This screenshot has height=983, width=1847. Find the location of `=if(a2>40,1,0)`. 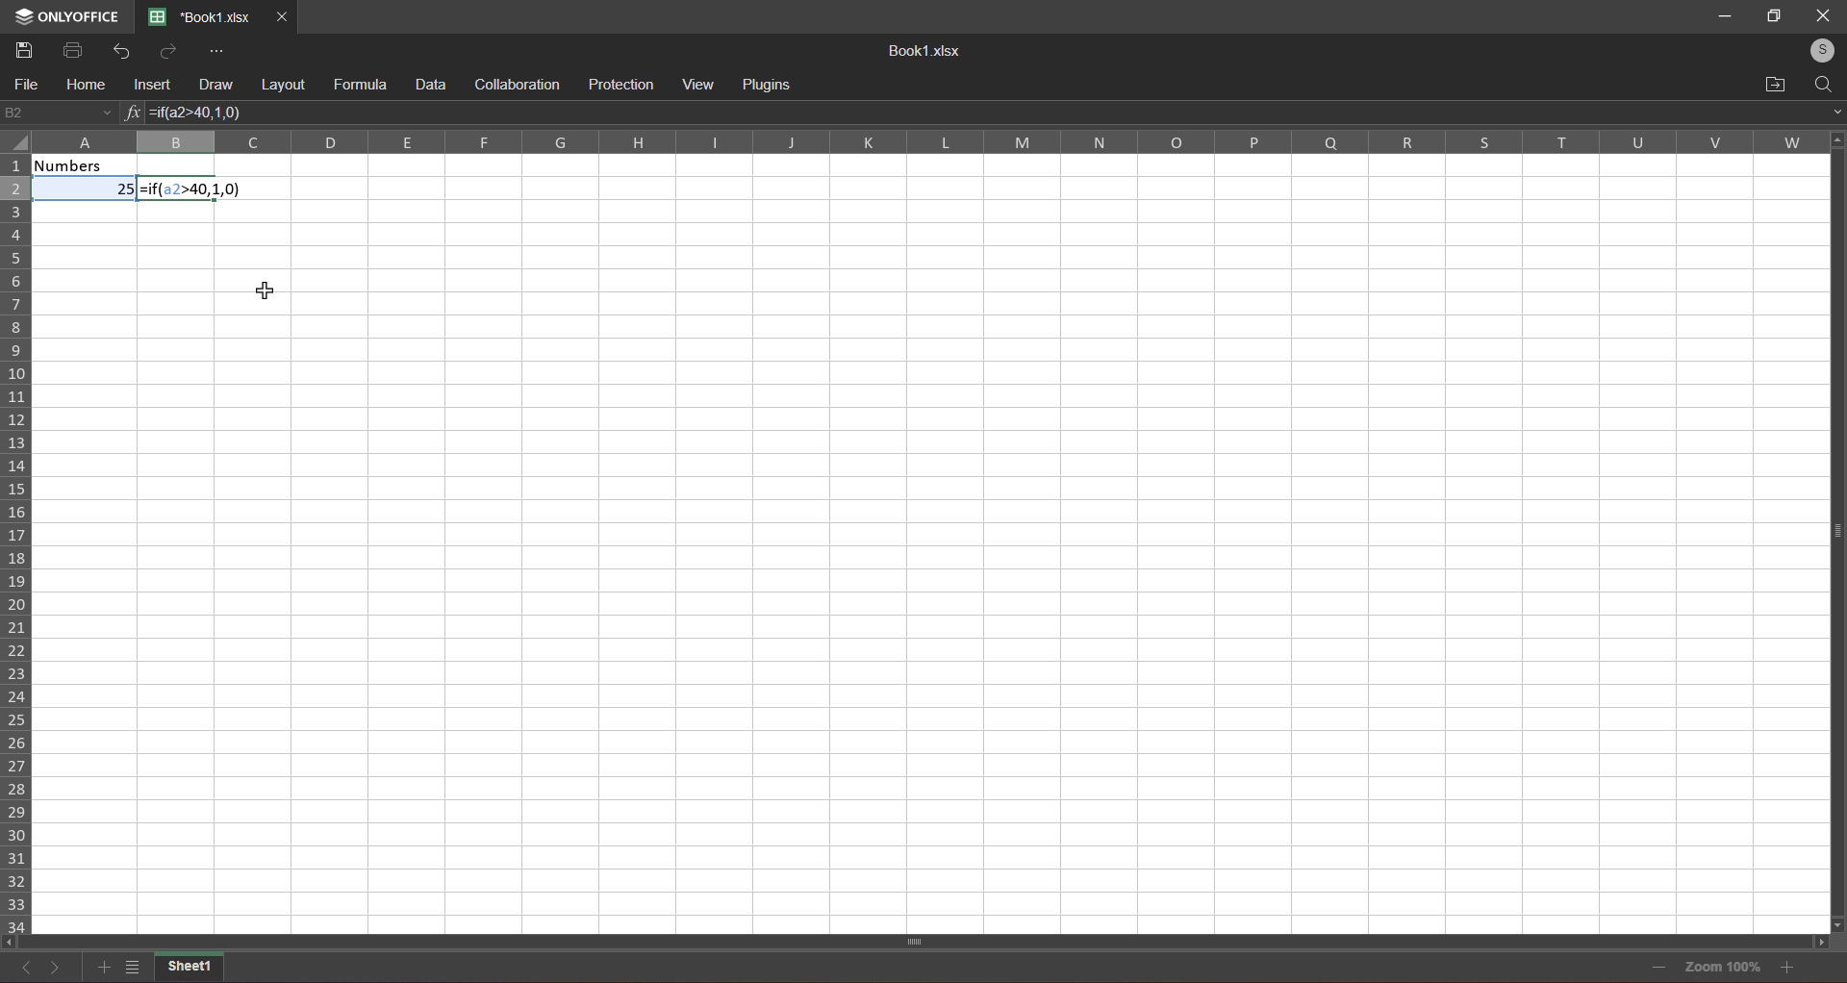

=if(a2>40,1,0) is located at coordinates (206, 114).